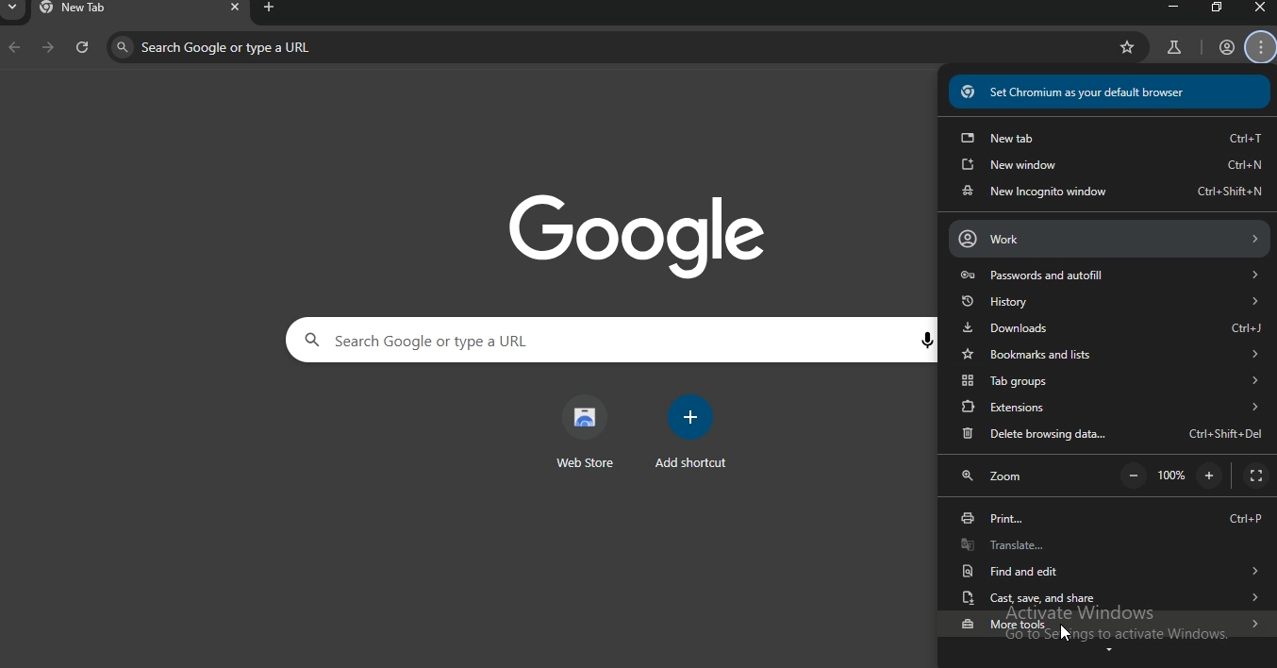 Image resolution: width=1277 pixels, height=668 pixels. What do you see at coordinates (1135, 476) in the screenshot?
I see `zoom out` at bounding box center [1135, 476].